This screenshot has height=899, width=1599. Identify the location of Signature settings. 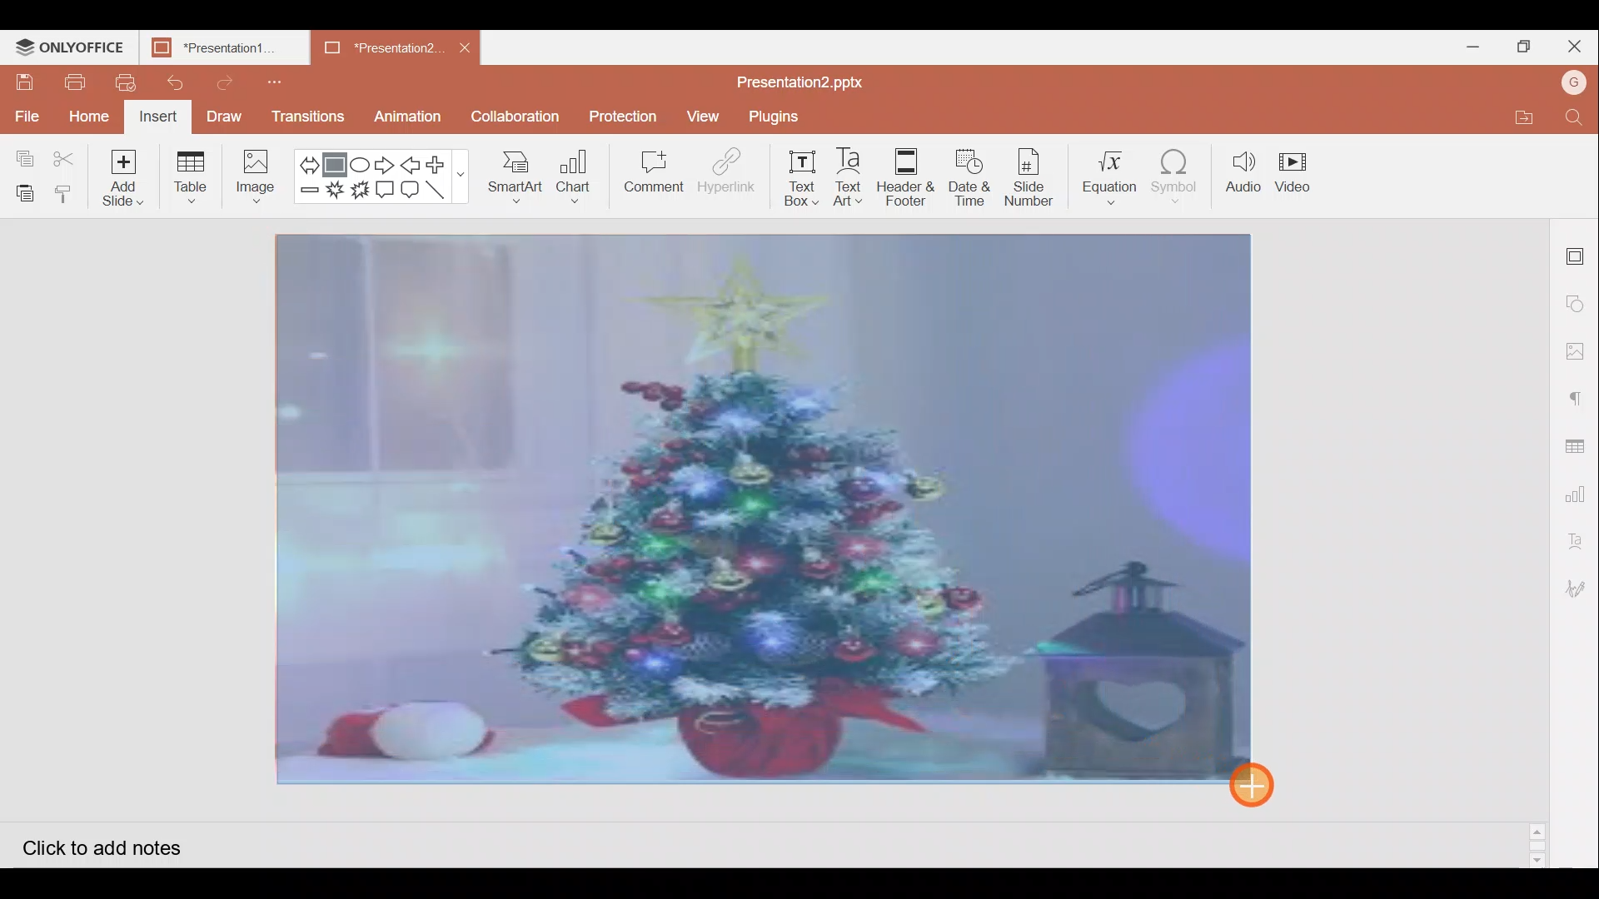
(1579, 586).